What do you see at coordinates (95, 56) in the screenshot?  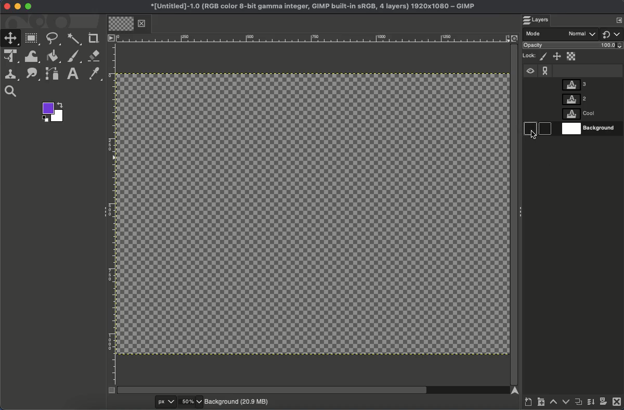 I see `Eraser` at bounding box center [95, 56].